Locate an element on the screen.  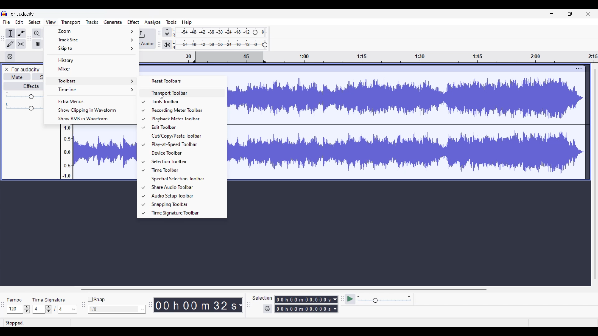
Selection tool is located at coordinates (11, 33).